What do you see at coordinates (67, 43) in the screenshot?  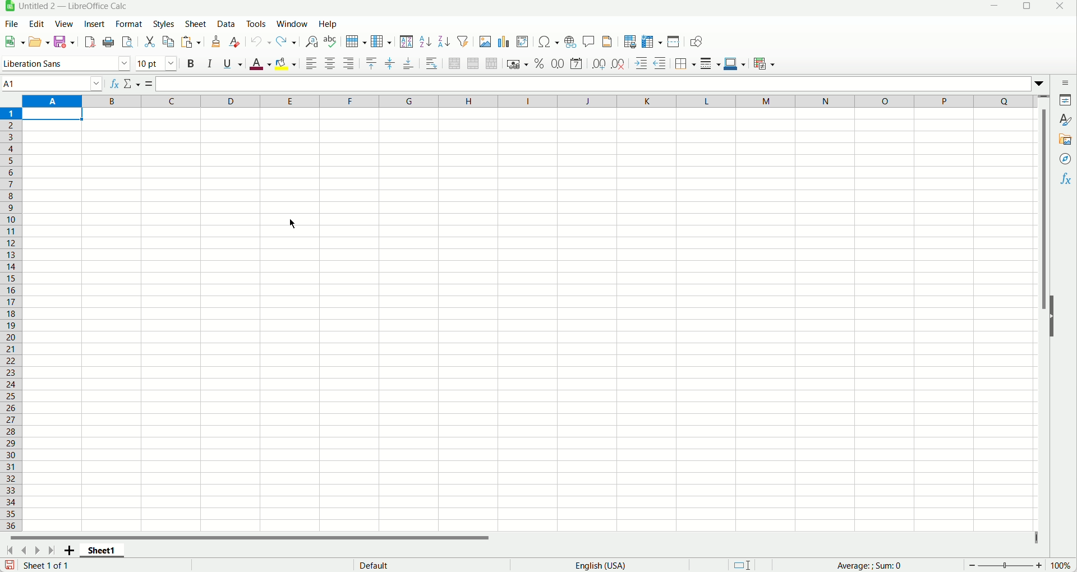 I see `Save` at bounding box center [67, 43].